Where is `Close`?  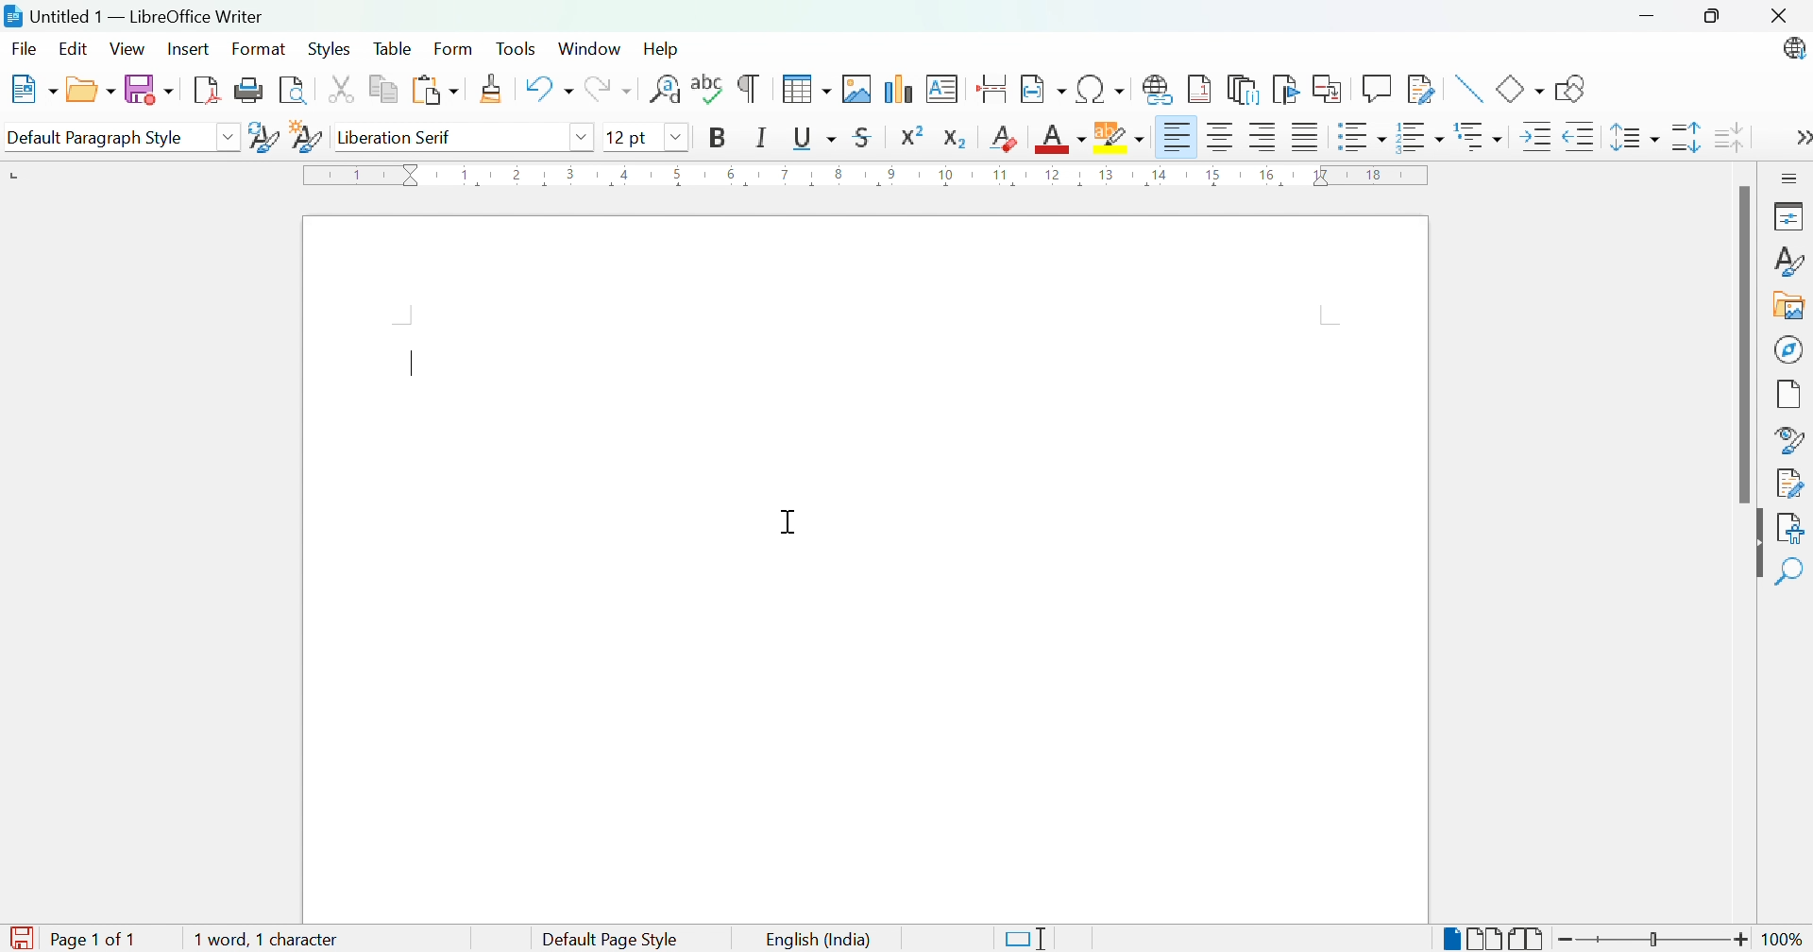
Close is located at coordinates (1785, 20).